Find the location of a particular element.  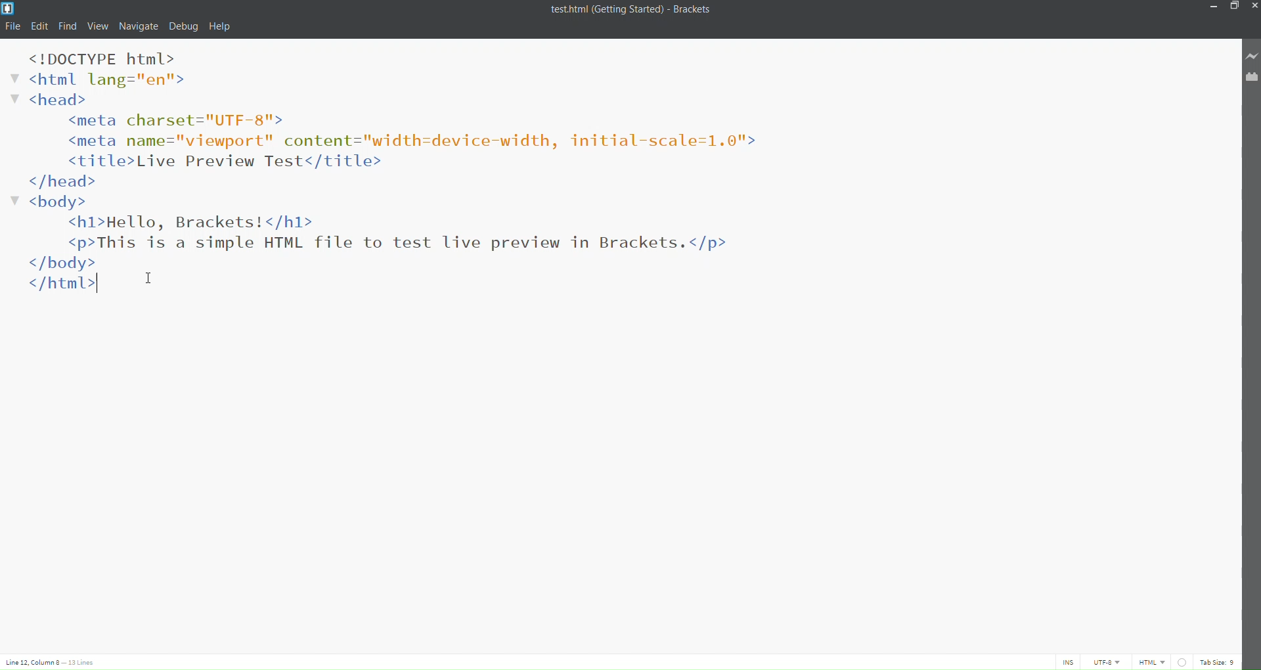

Extension Manger is located at coordinates (1252, 76).